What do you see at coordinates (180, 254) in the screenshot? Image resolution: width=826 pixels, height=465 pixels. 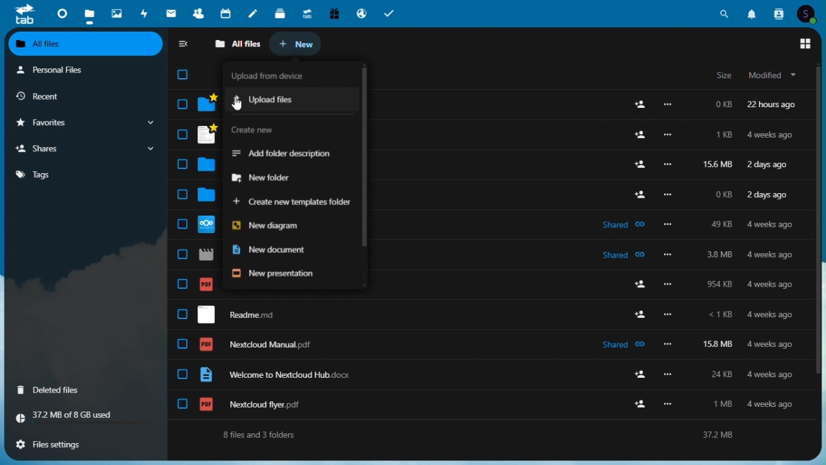 I see `check box` at bounding box center [180, 254].